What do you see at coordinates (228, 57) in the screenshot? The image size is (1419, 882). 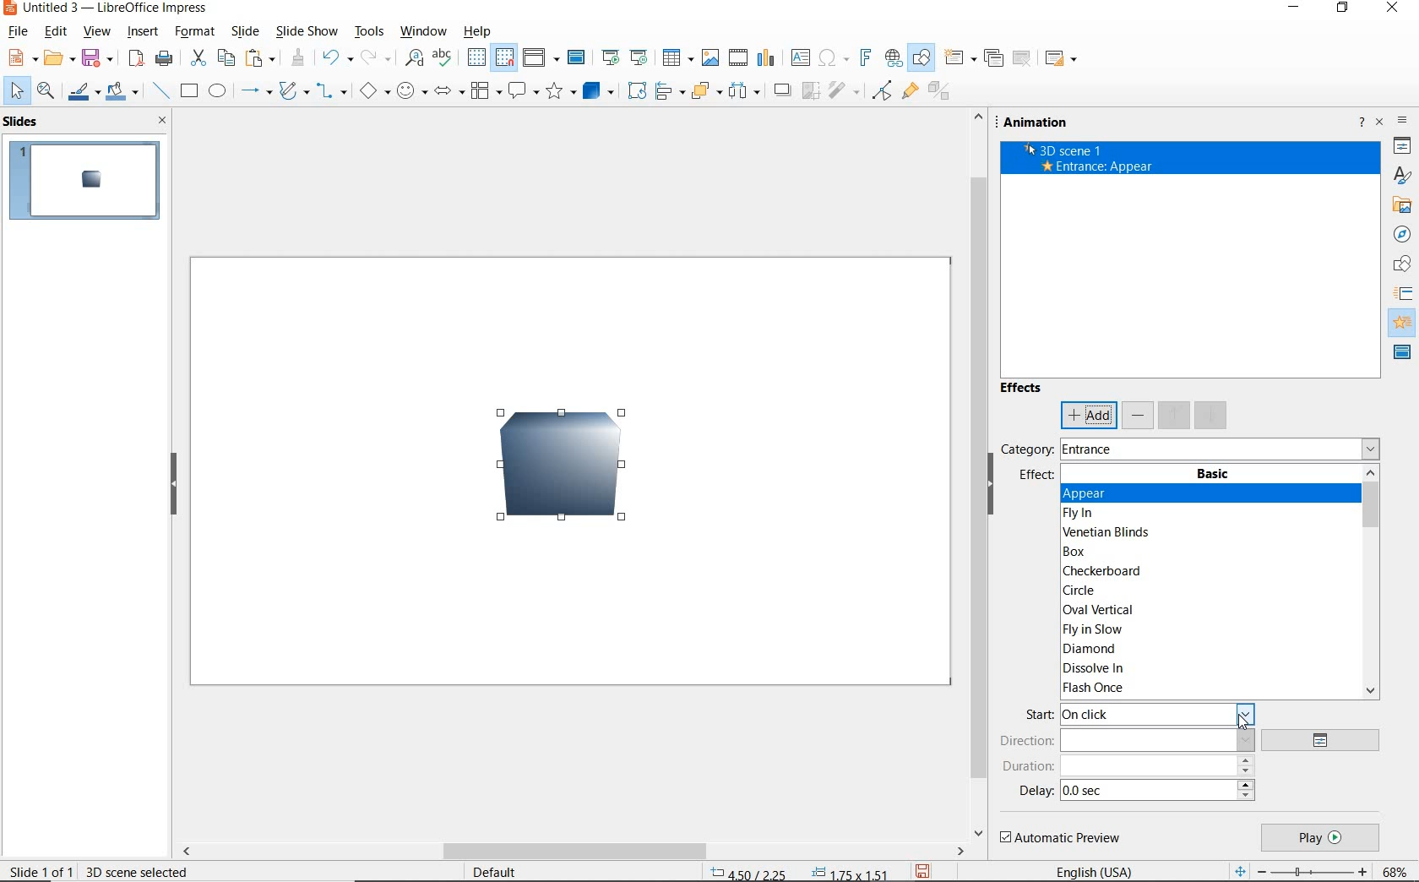 I see `copy` at bounding box center [228, 57].